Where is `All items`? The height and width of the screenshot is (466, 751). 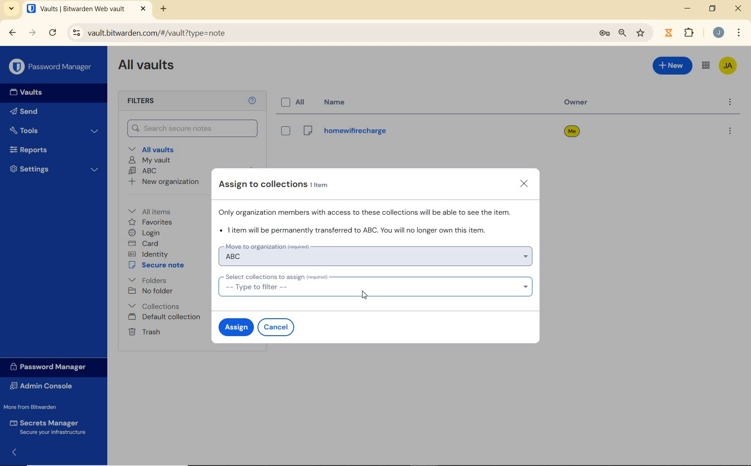 All items is located at coordinates (156, 210).